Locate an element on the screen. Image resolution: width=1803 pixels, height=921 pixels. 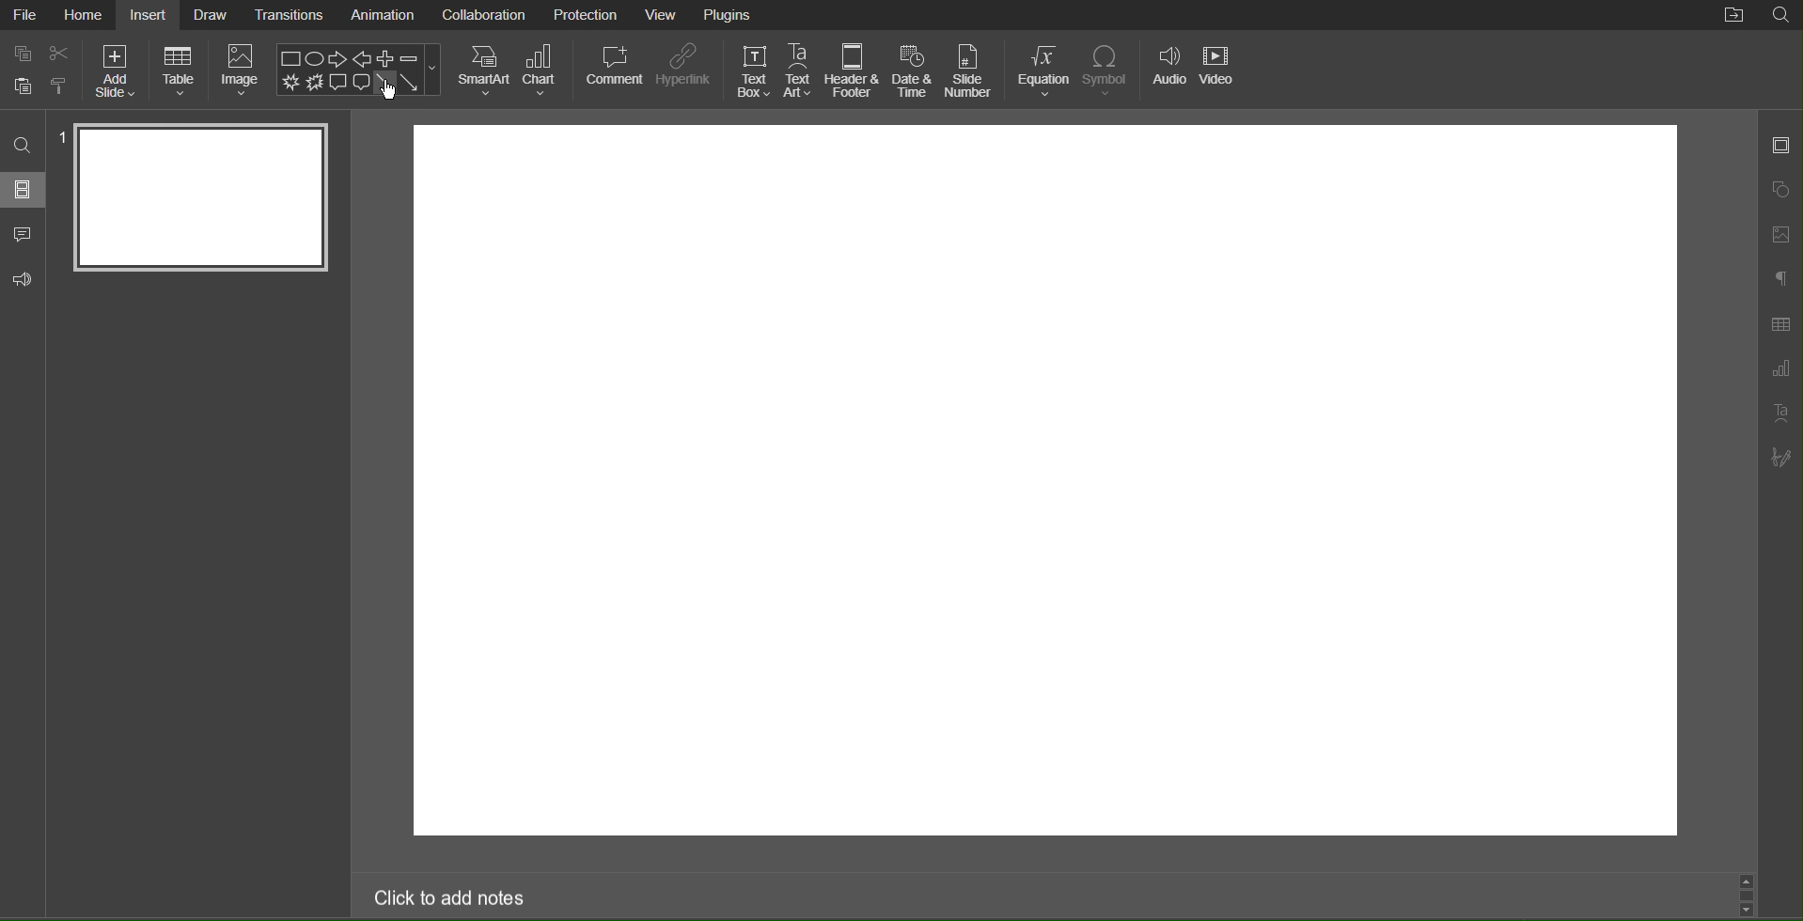
TextArt is located at coordinates (1781, 413).